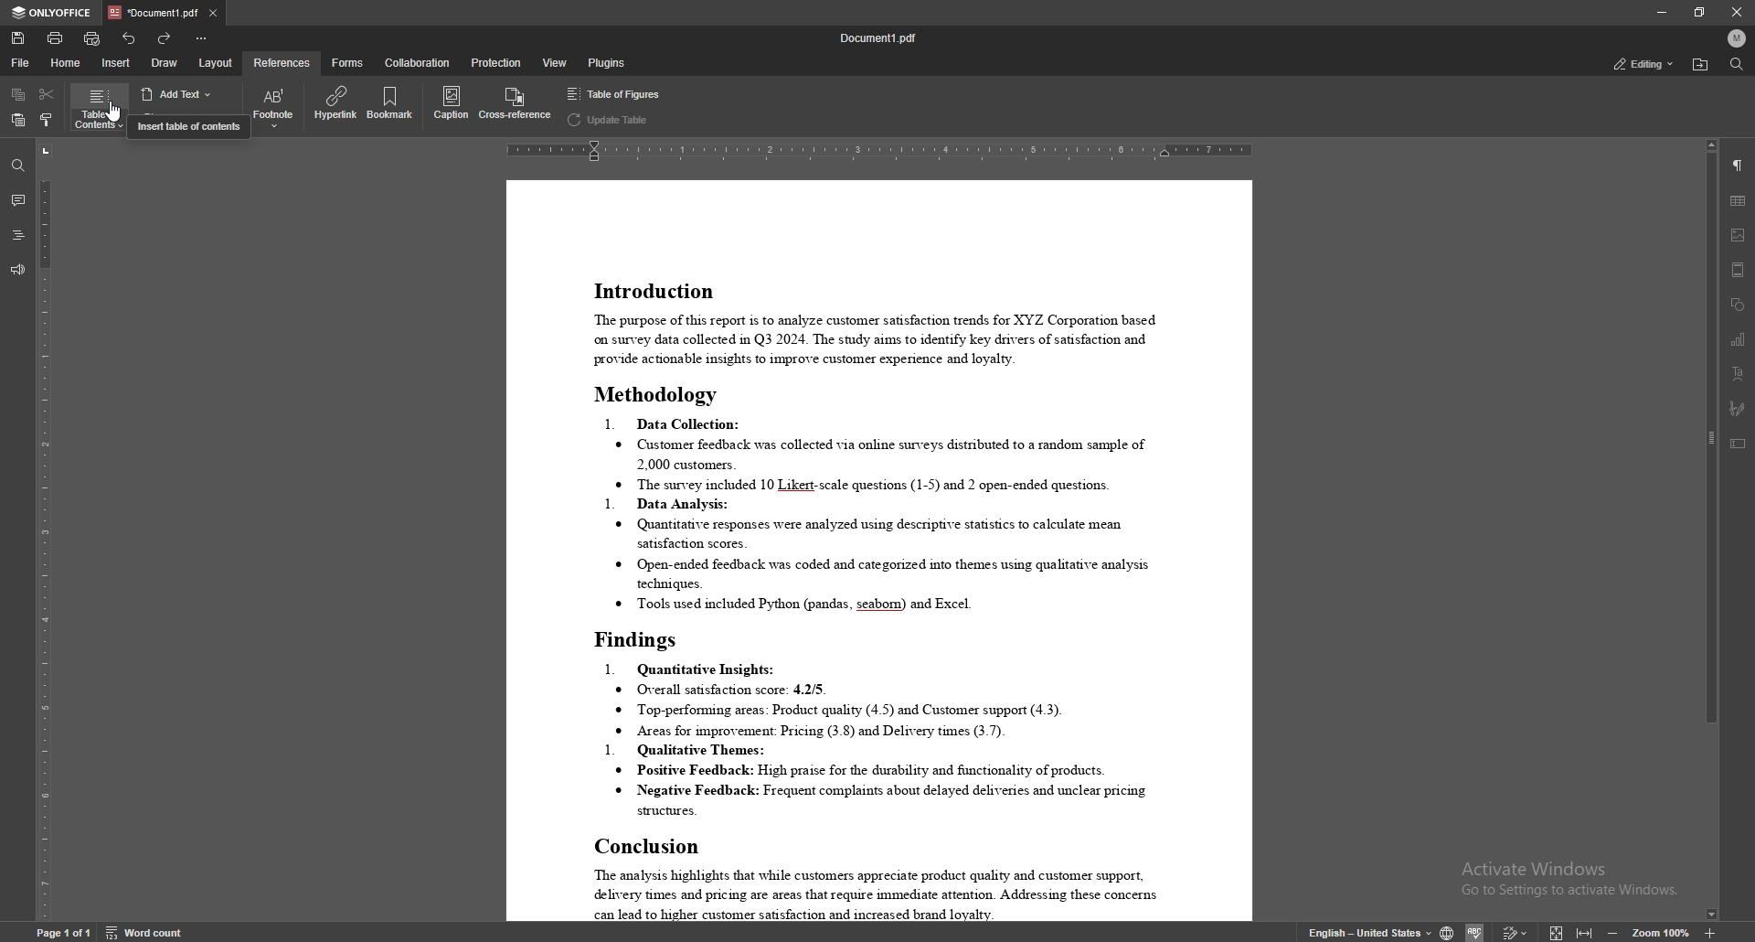  Describe the element at coordinates (116, 64) in the screenshot. I see `insert` at that location.